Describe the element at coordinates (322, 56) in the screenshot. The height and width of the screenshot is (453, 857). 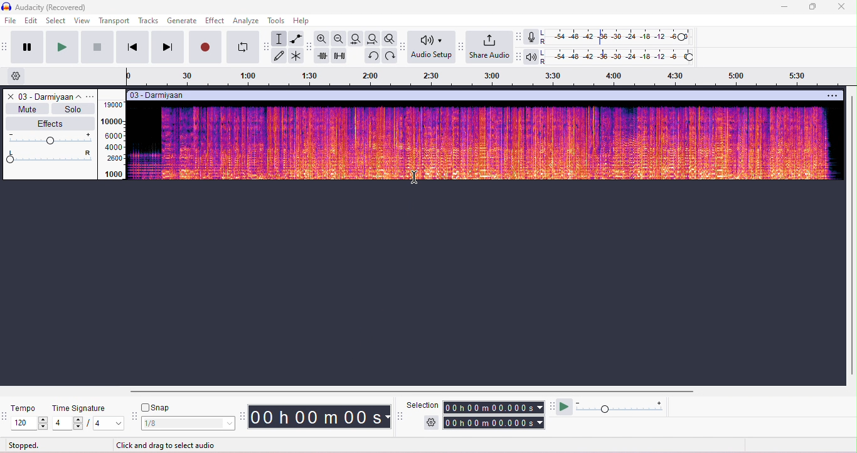
I see `trim outside selection` at that location.